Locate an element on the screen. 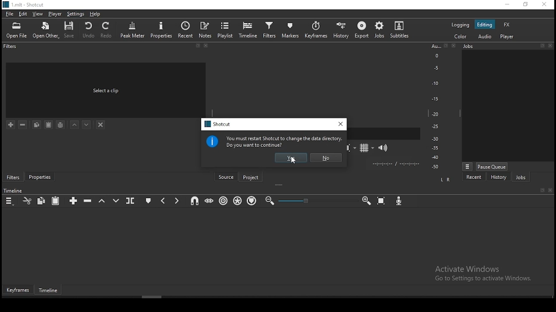 Image resolution: width=556 pixels, height=312 pixels. minimize is located at coordinates (505, 4).